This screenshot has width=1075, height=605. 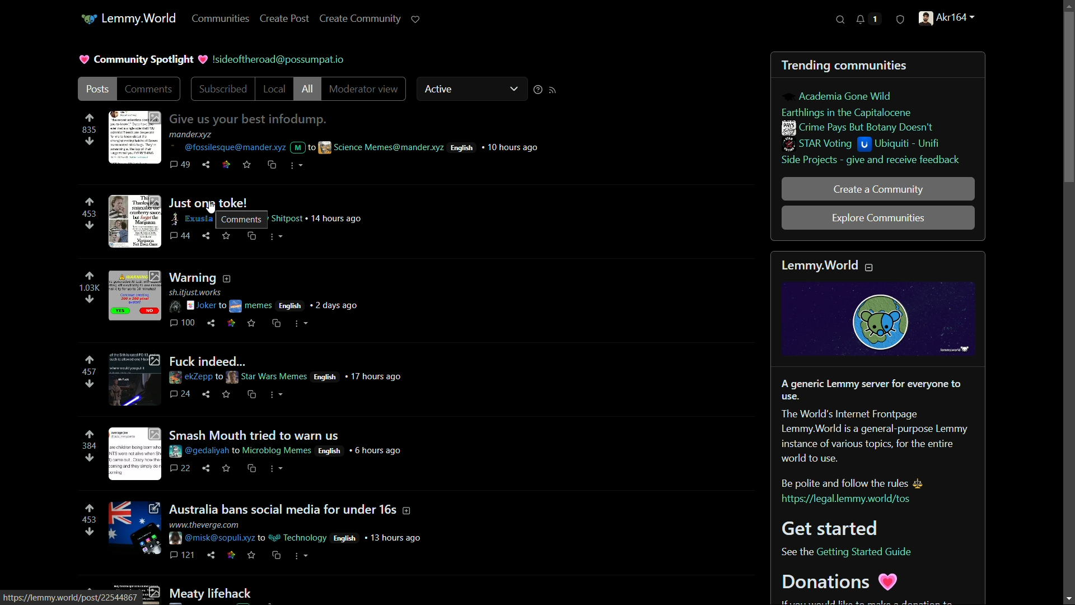 What do you see at coordinates (190, 379) in the screenshot?
I see `ekZepp` at bounding box center [190, 379].